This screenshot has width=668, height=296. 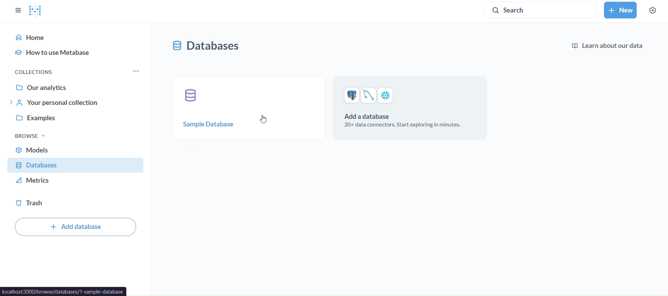 What do you see at coordinates (248, 107) in the screenshot?
I see `sample database` at bounding box center [248, 107].